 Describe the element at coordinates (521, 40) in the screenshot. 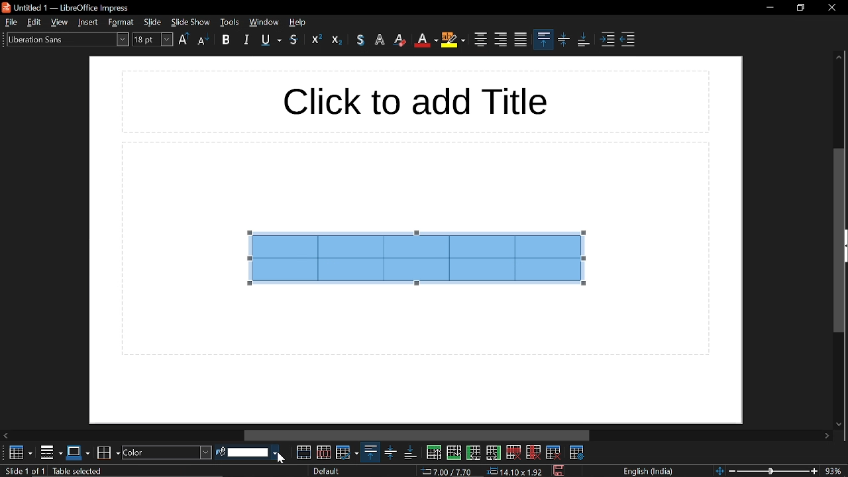

I see `justified` at that location.